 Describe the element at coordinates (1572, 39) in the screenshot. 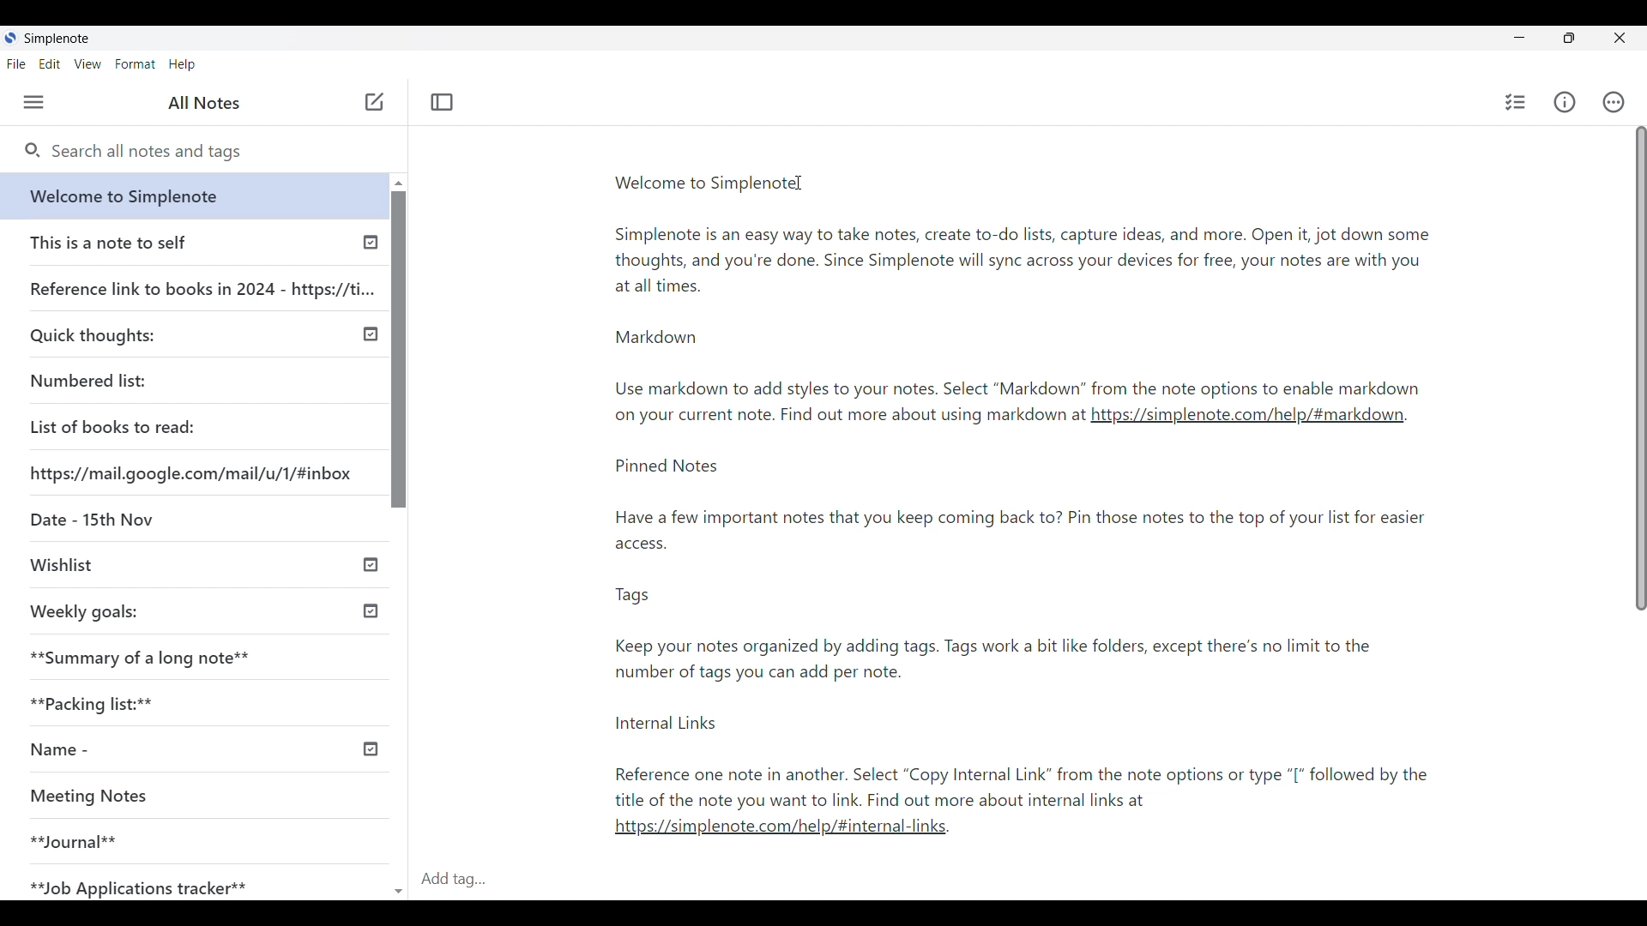

I see `Show interface in smaller tab` at that location.